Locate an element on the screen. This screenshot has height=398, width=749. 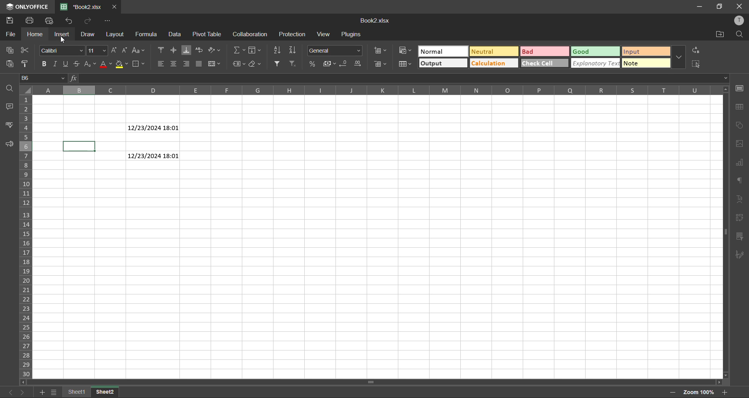
percent is located at coordinates (316, 65).